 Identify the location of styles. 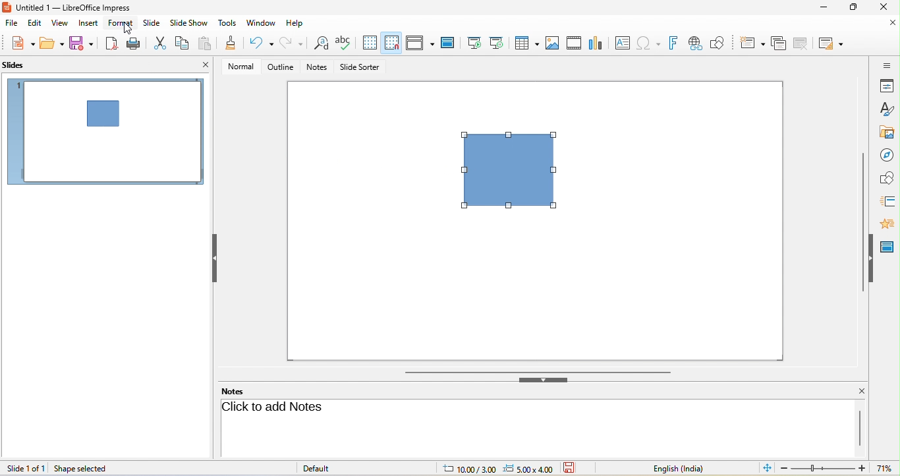
(886, 108).